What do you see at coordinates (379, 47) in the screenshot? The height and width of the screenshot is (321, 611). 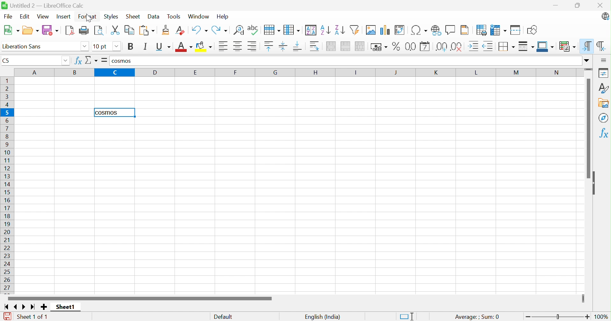 I see `Format as currency` at bounding box center [379, 47].